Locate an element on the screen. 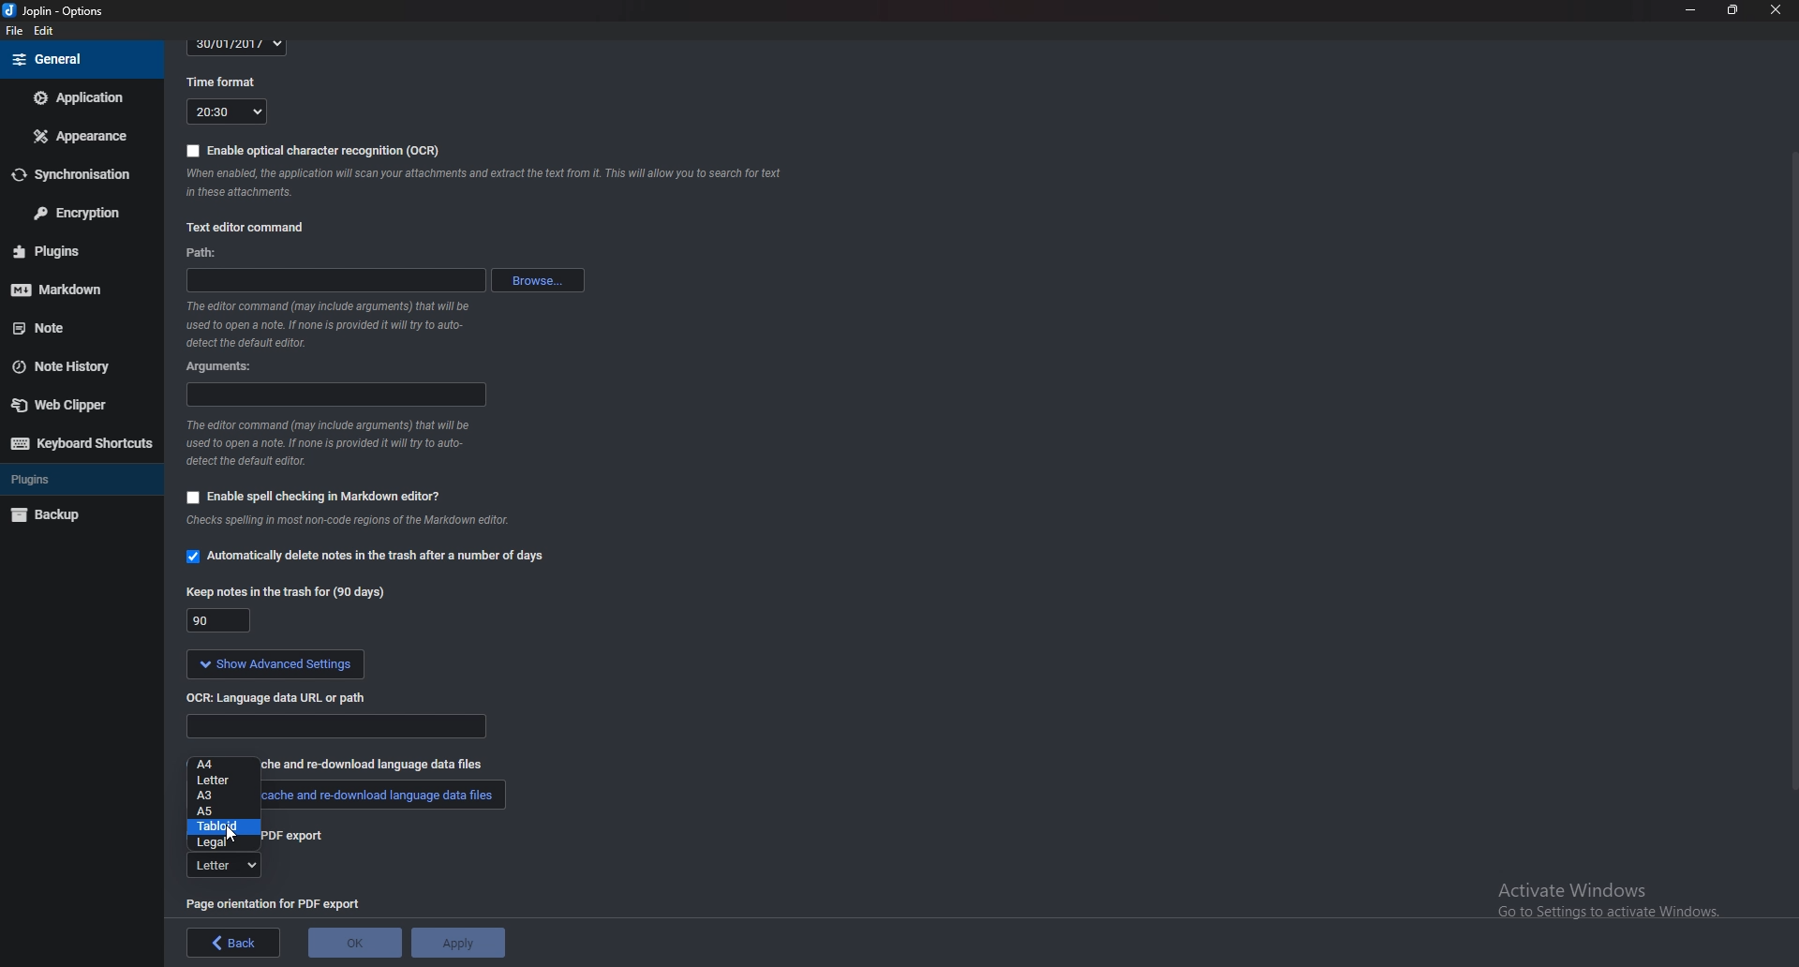 Image resolution: width=1799 pixels, height=967 pixels. Synchronization is located at coordinates (79, 172).